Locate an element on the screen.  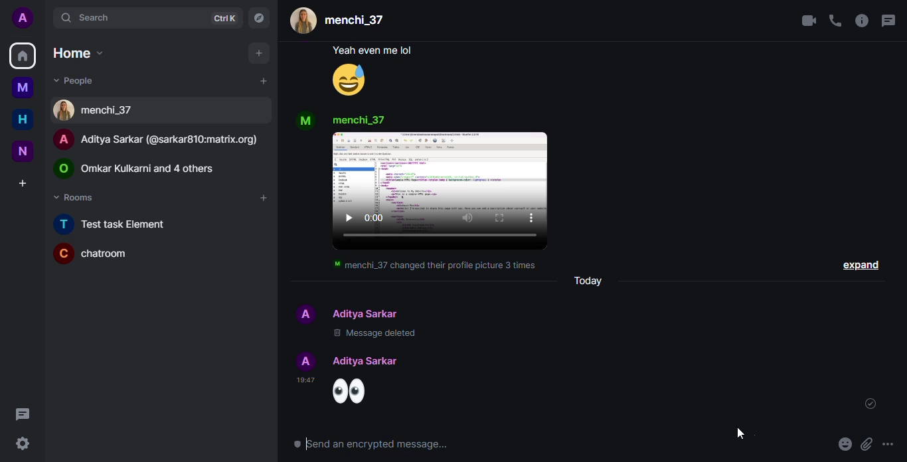
search is located at coordinates (80, 17).